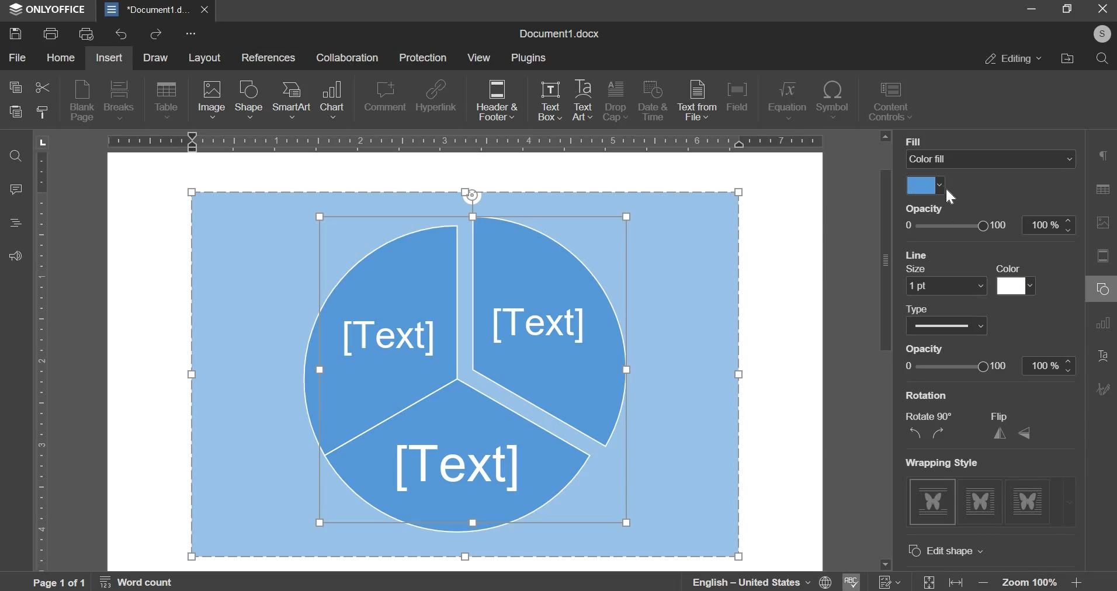 Image resolution: width=1117 pixels, height=591 pixels. I want to click on , so click(925, 139).